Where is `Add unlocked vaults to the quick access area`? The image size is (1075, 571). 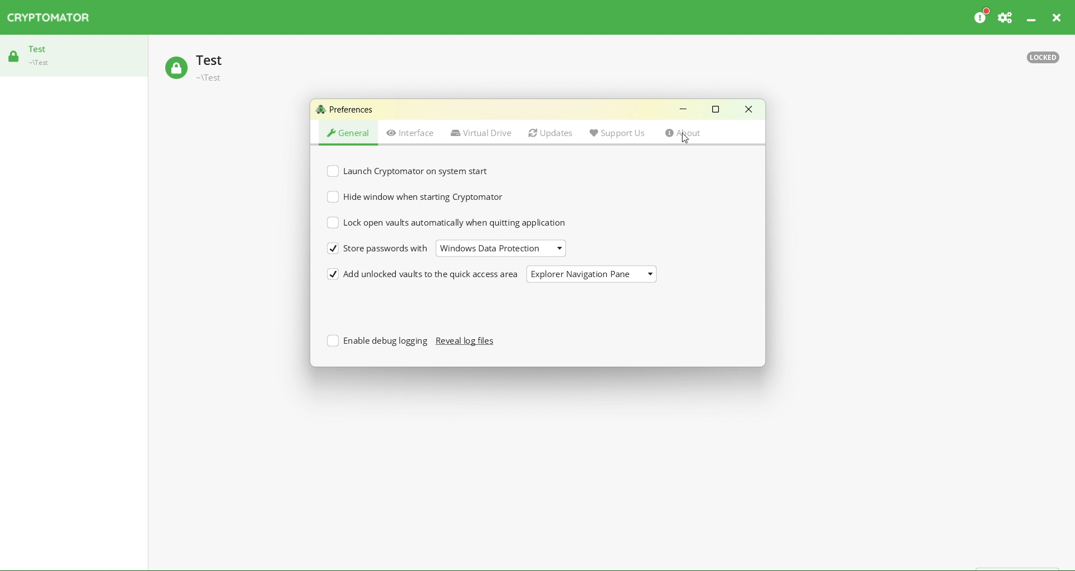
Add unlocked vaults to the quick access area is located at coordinates (503, 273).